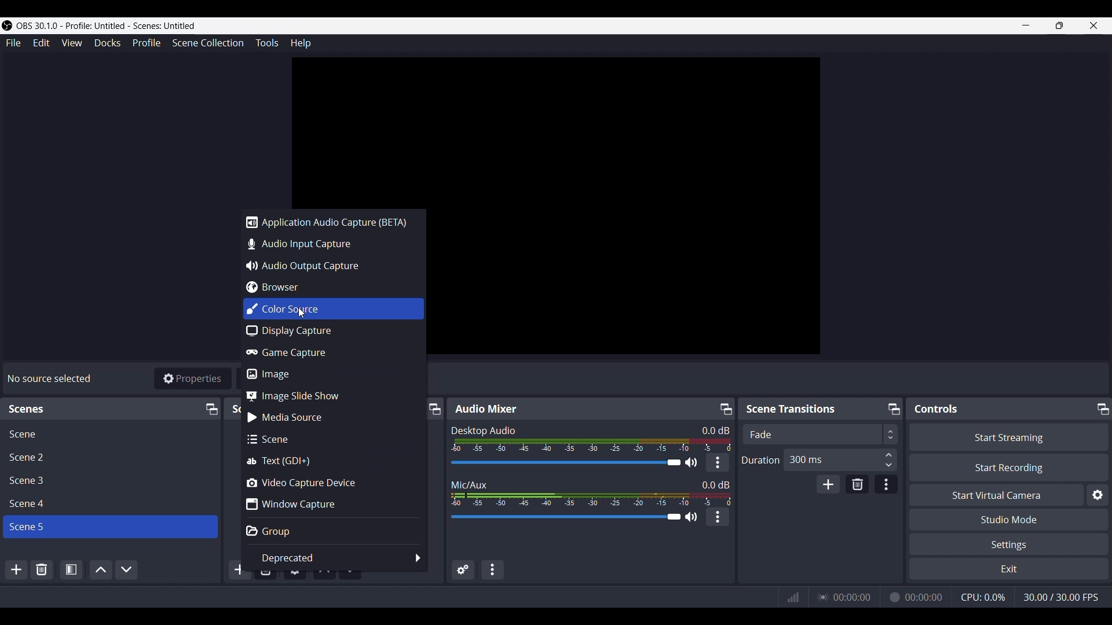 This screenshot has height=625, width=1112. I want to click on Settings, so click(1009, 545).